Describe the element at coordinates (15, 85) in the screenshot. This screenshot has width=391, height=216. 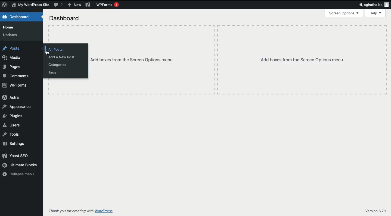
I see `WPForm` at that location.